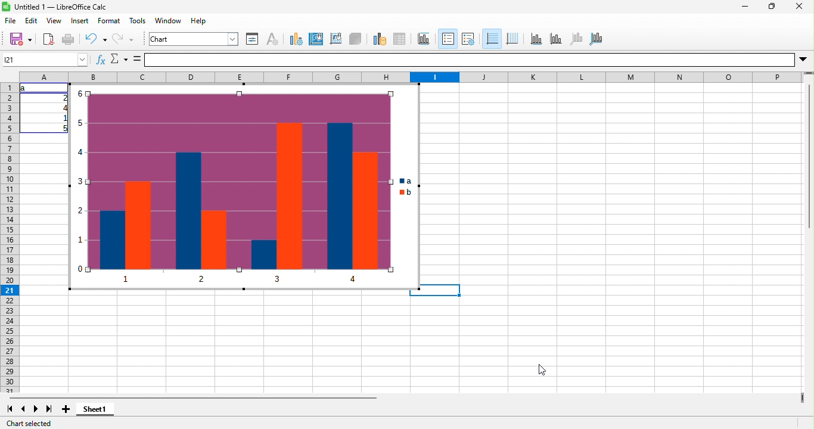  I want to click on first sheet, so click(10, 409).